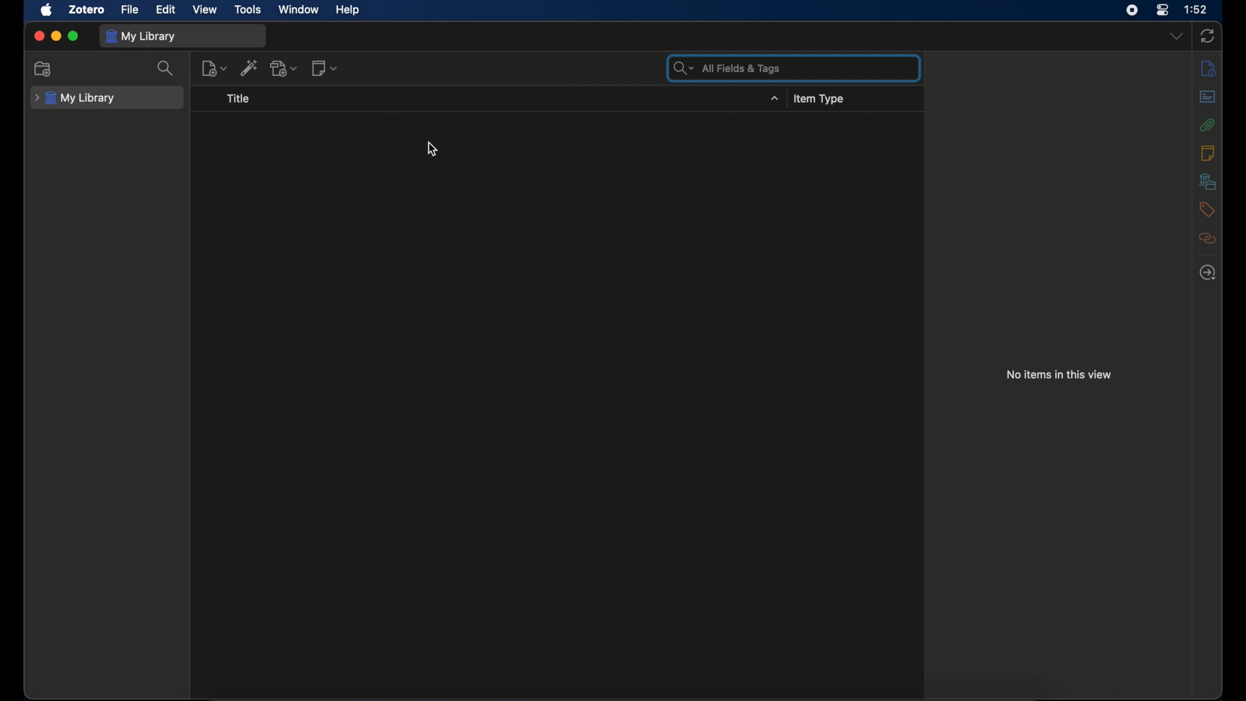  I want to click on title dropdown menu, so click(775, 99).